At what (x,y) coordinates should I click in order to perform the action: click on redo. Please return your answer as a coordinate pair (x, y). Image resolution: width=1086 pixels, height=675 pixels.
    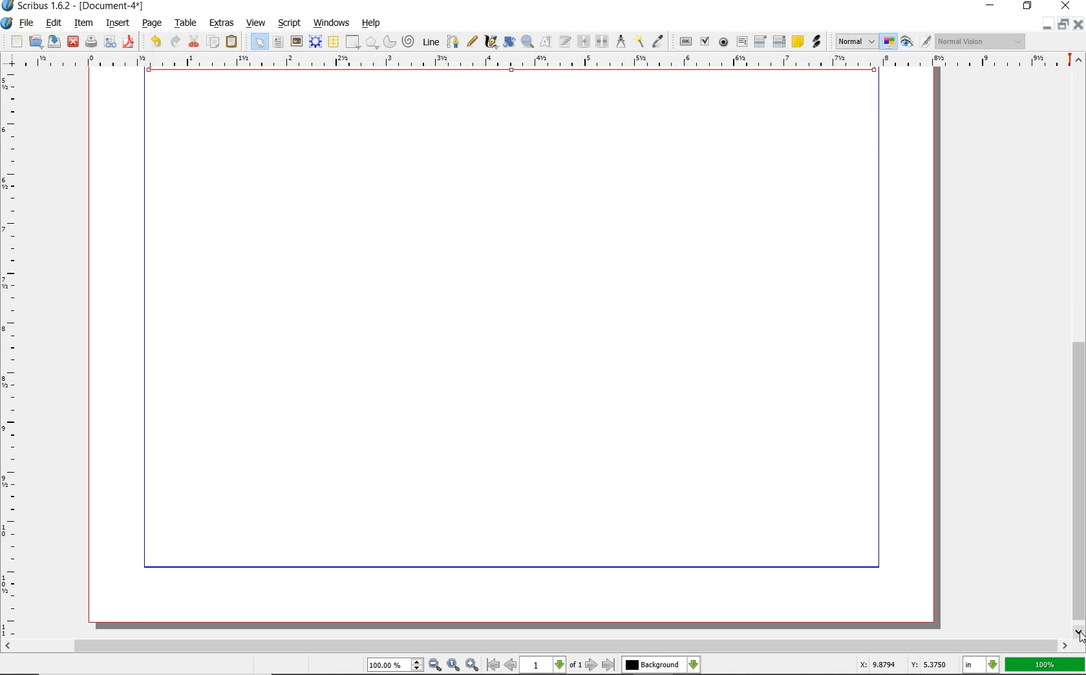
    Looking at the image, I should click on (176, 41).